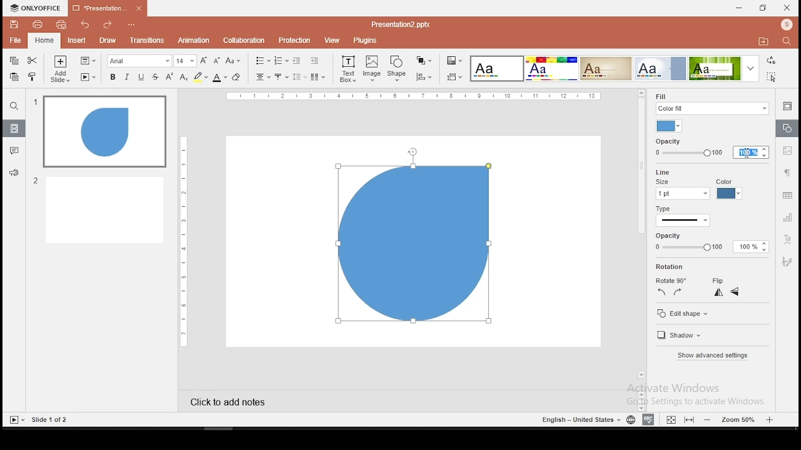 The height and width of the screenshot is (450, 801). Describe the element at coordinates (184, 77) in the screenshot. I see `subscript` at that location.